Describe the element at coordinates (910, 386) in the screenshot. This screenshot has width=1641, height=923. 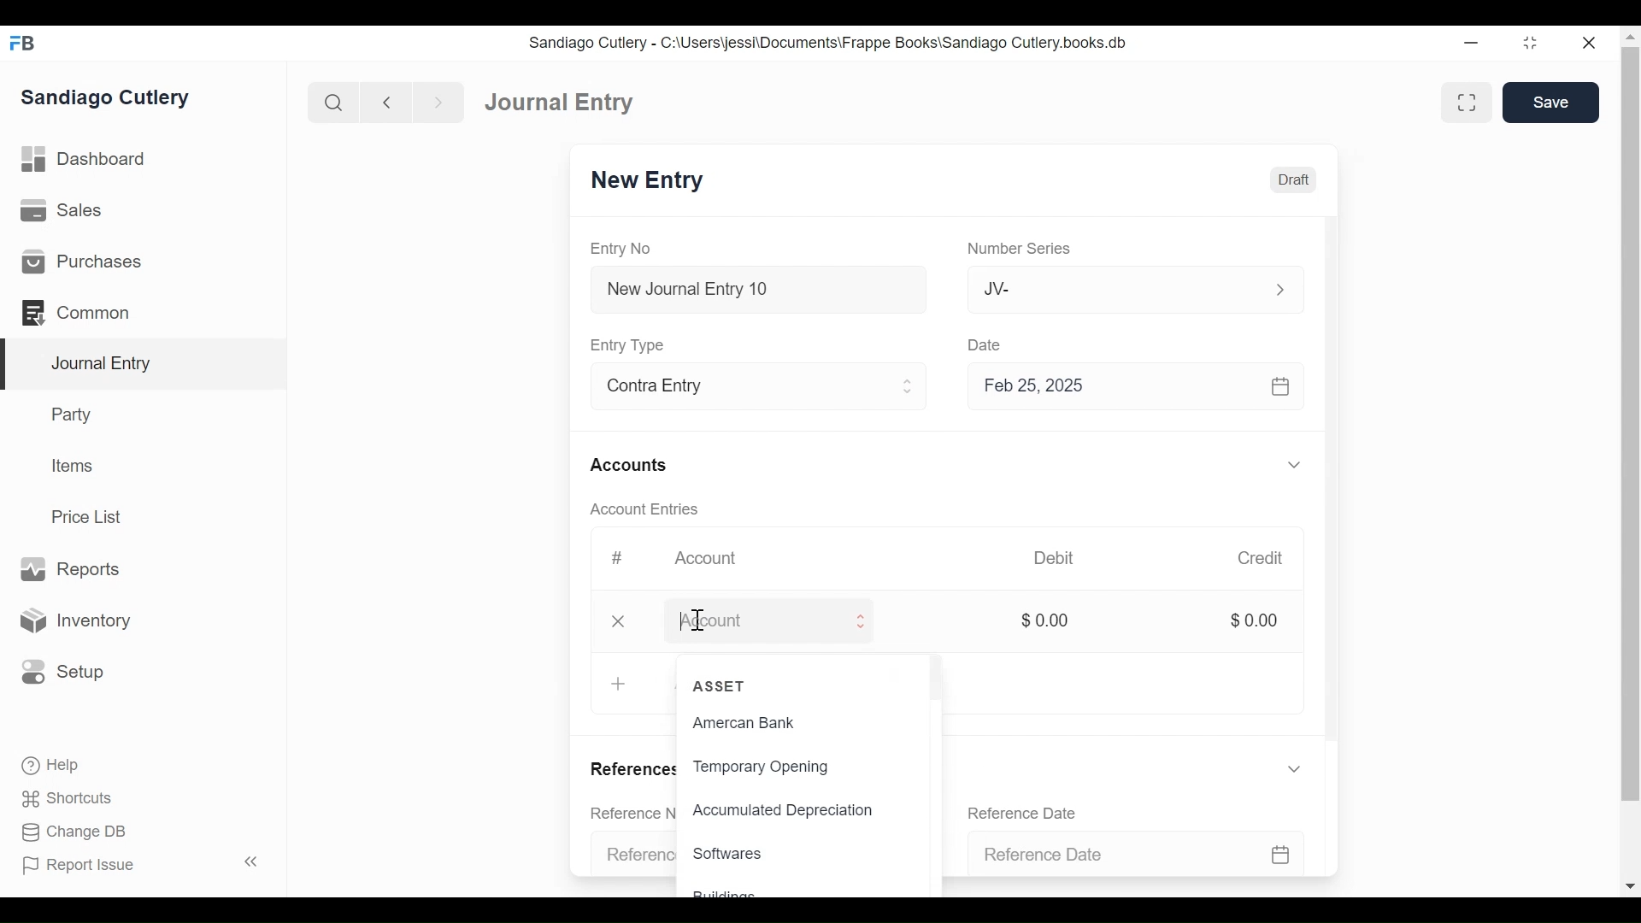
I see `Expand` at that location.